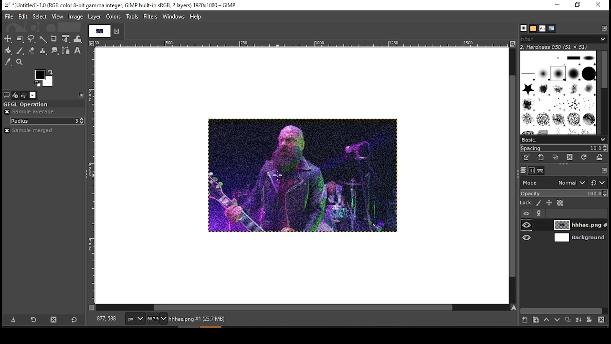 The height and width of the screenshot is (344, 611). What do you see at coordinates (537, 203) in the screenshot?
I see `lock pixels` at bounding box center [537, 203].